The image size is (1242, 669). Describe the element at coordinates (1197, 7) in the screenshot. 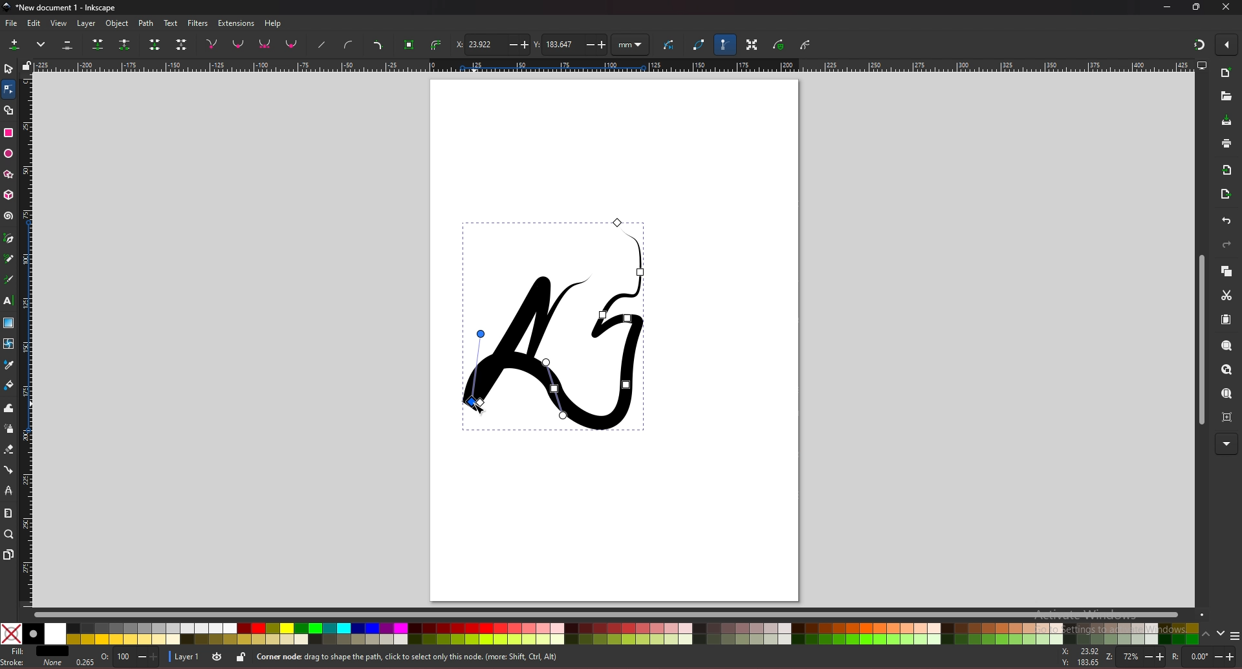

I see `resize` at that location.